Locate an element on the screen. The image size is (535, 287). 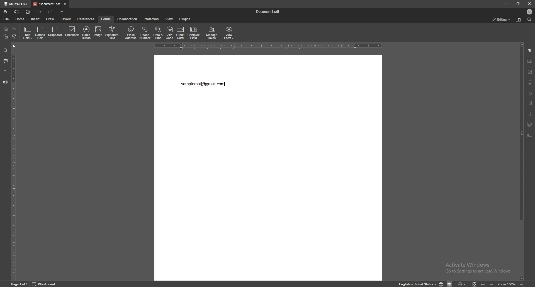
fit to screen is located at coordinates (476, 284).